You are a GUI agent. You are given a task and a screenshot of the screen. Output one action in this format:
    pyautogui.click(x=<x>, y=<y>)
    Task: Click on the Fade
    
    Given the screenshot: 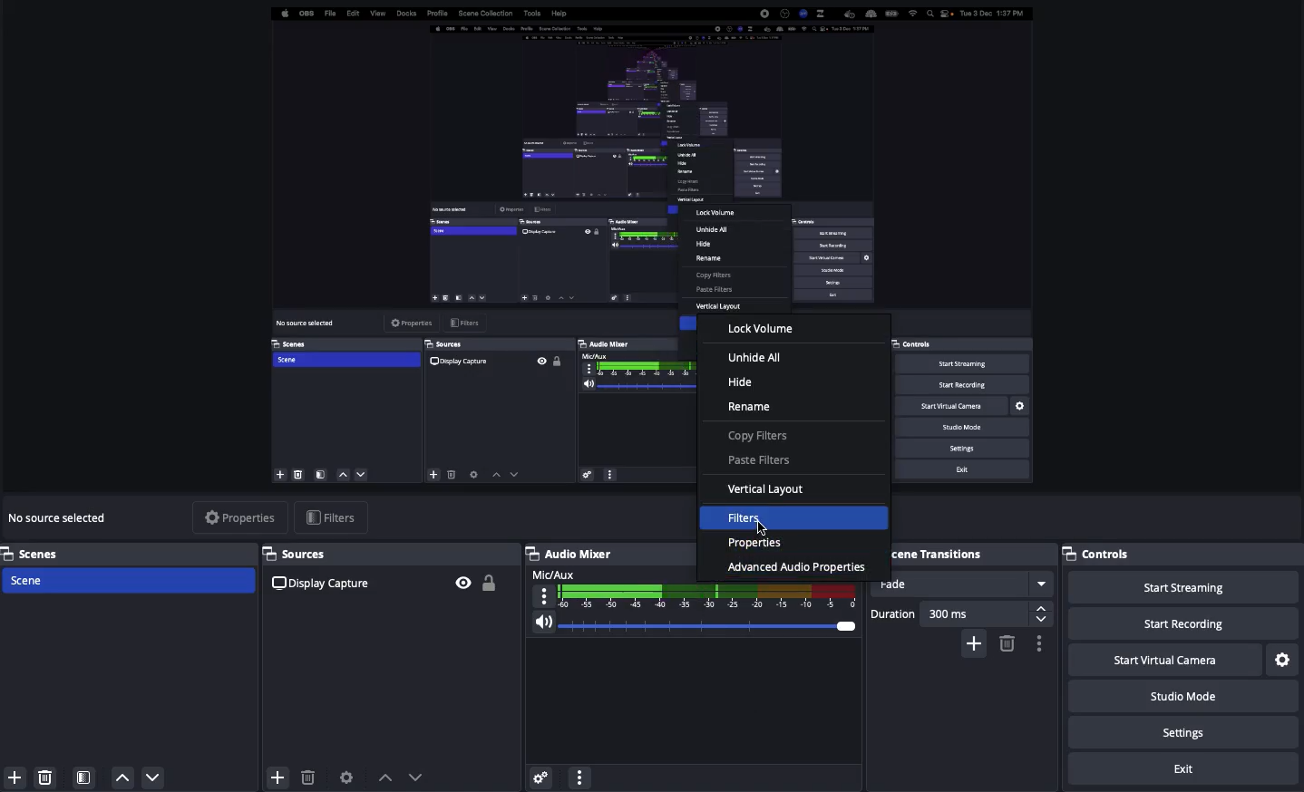 What is the action you would take?
    pyautogui.click(x=964, y=584)
    